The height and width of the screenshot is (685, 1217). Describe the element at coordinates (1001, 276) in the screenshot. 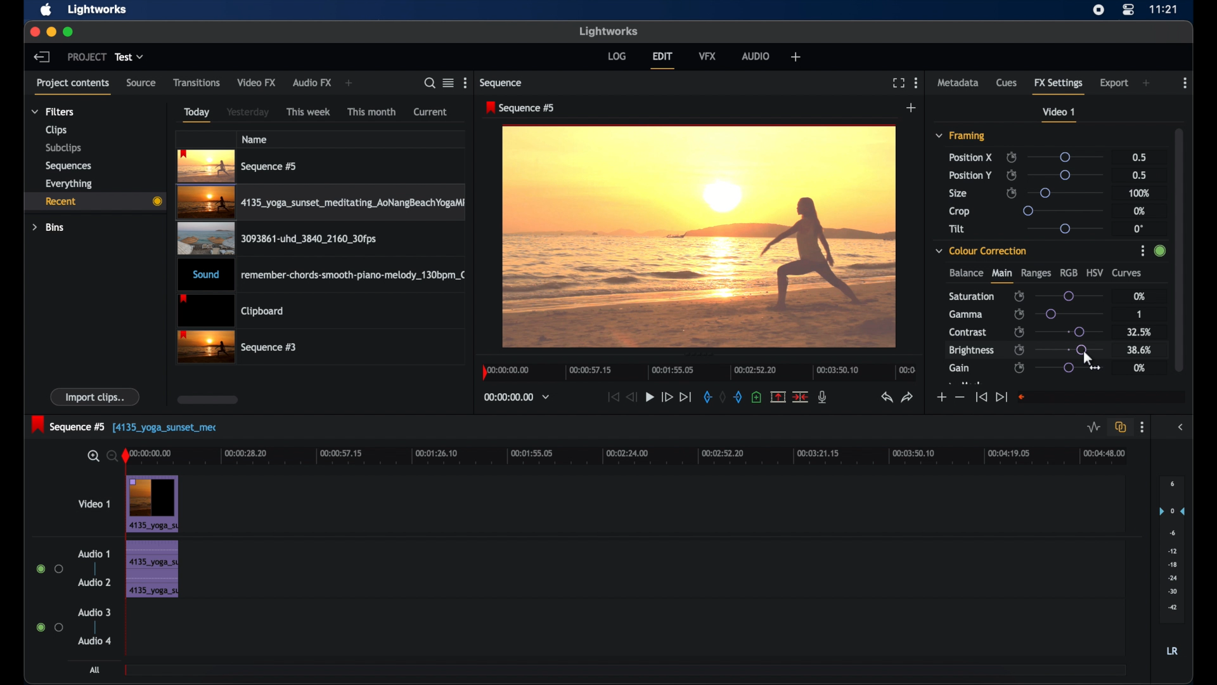

I see `main` at that location.